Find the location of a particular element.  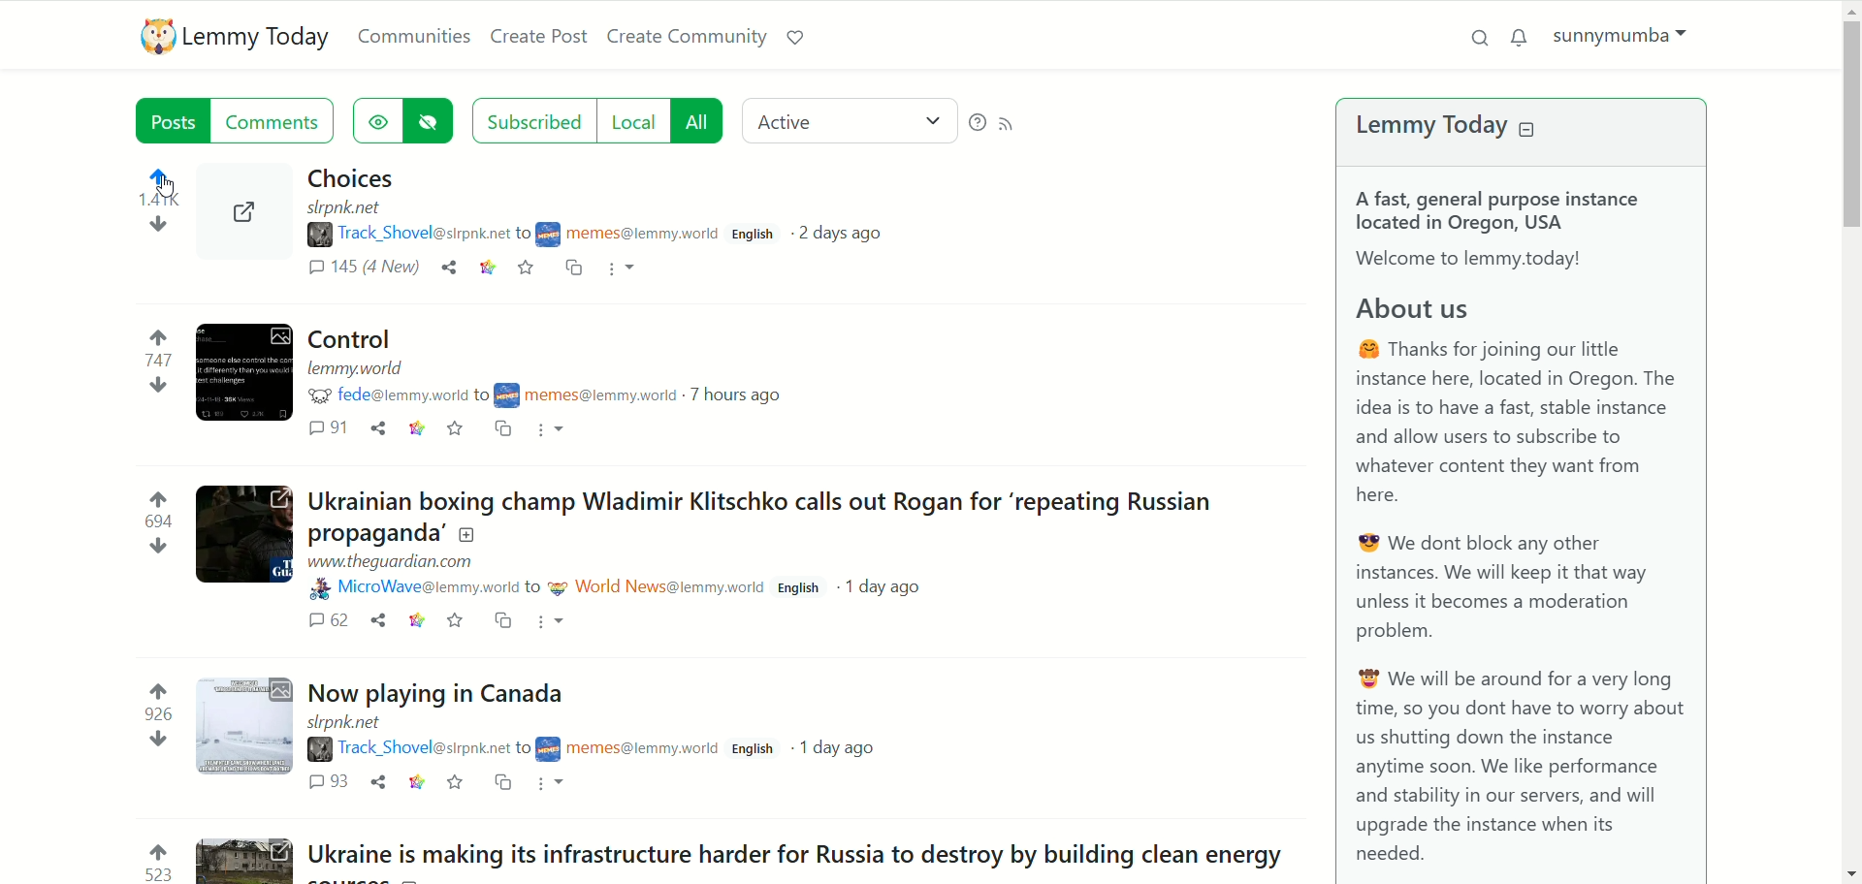

notifications is located at coordinates (1521, 39).